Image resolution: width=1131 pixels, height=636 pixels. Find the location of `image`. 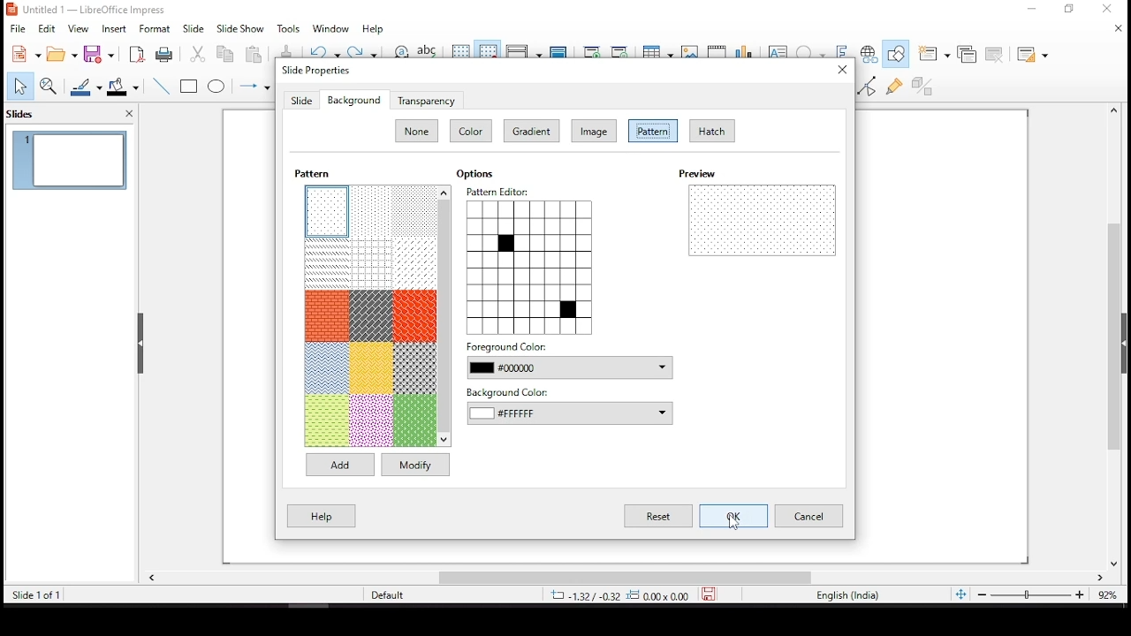

image is located at coordinates (594, 130).